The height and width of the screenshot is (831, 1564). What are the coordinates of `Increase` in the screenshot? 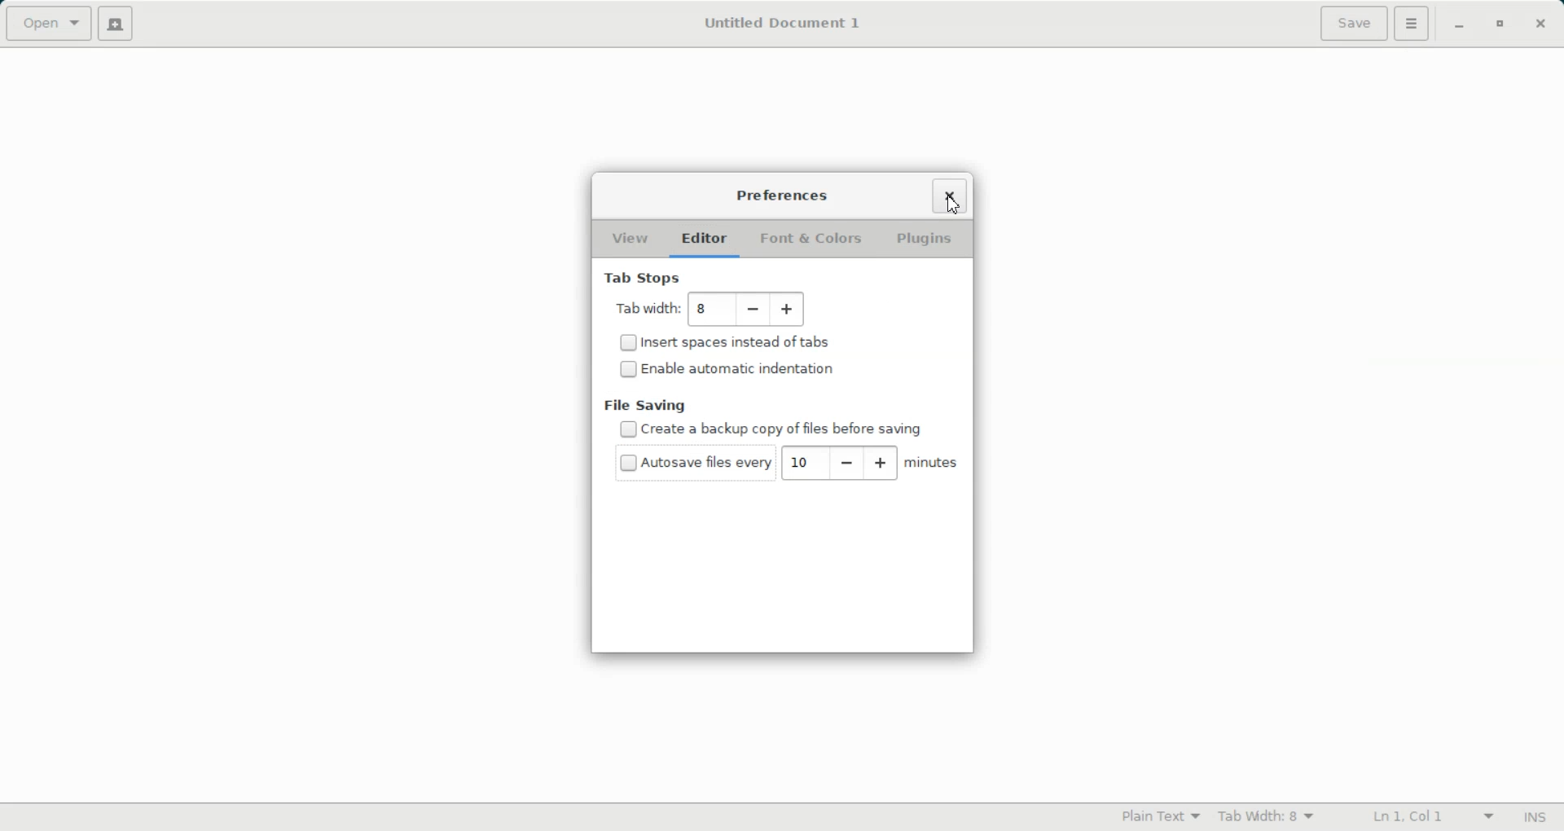 It's located at (787, 310).